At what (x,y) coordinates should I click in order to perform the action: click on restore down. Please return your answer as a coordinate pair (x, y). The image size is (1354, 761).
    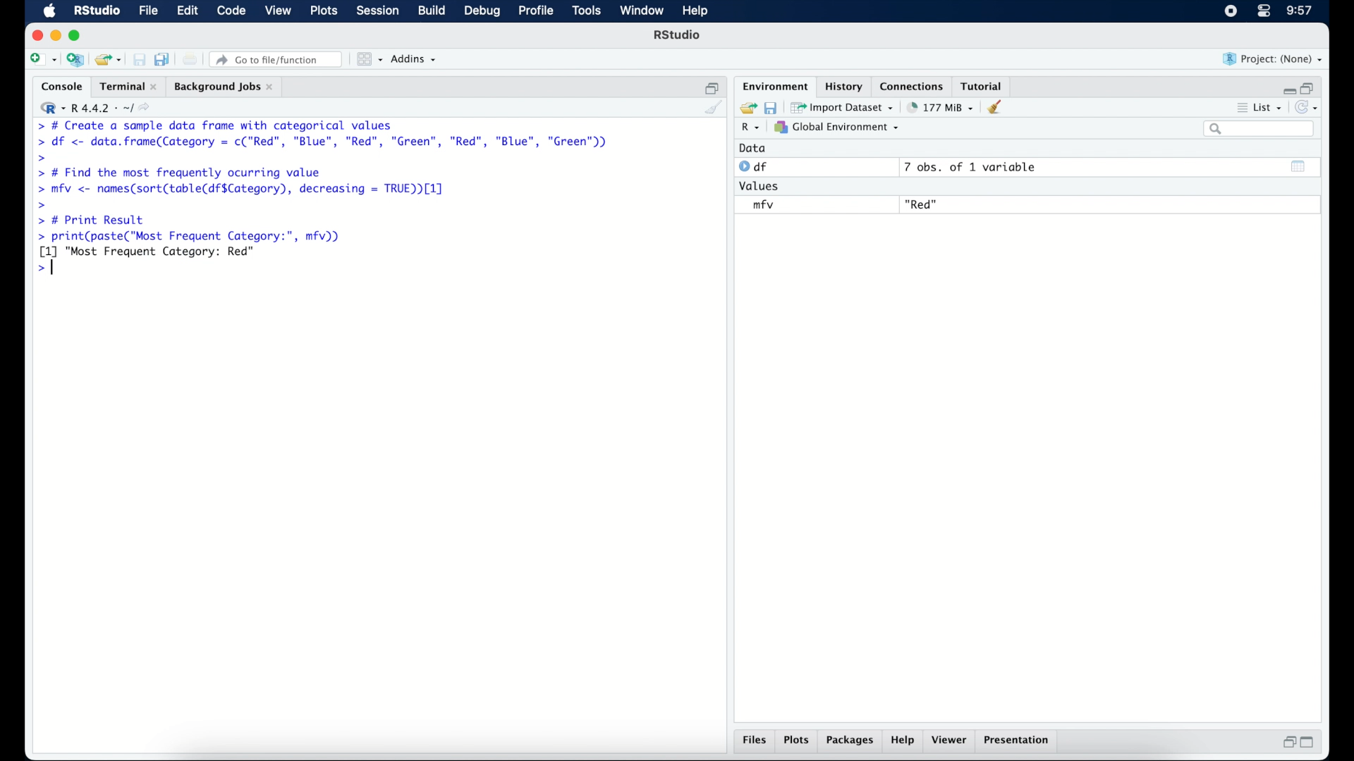
    Looking at the image, I should click on (711, 85).